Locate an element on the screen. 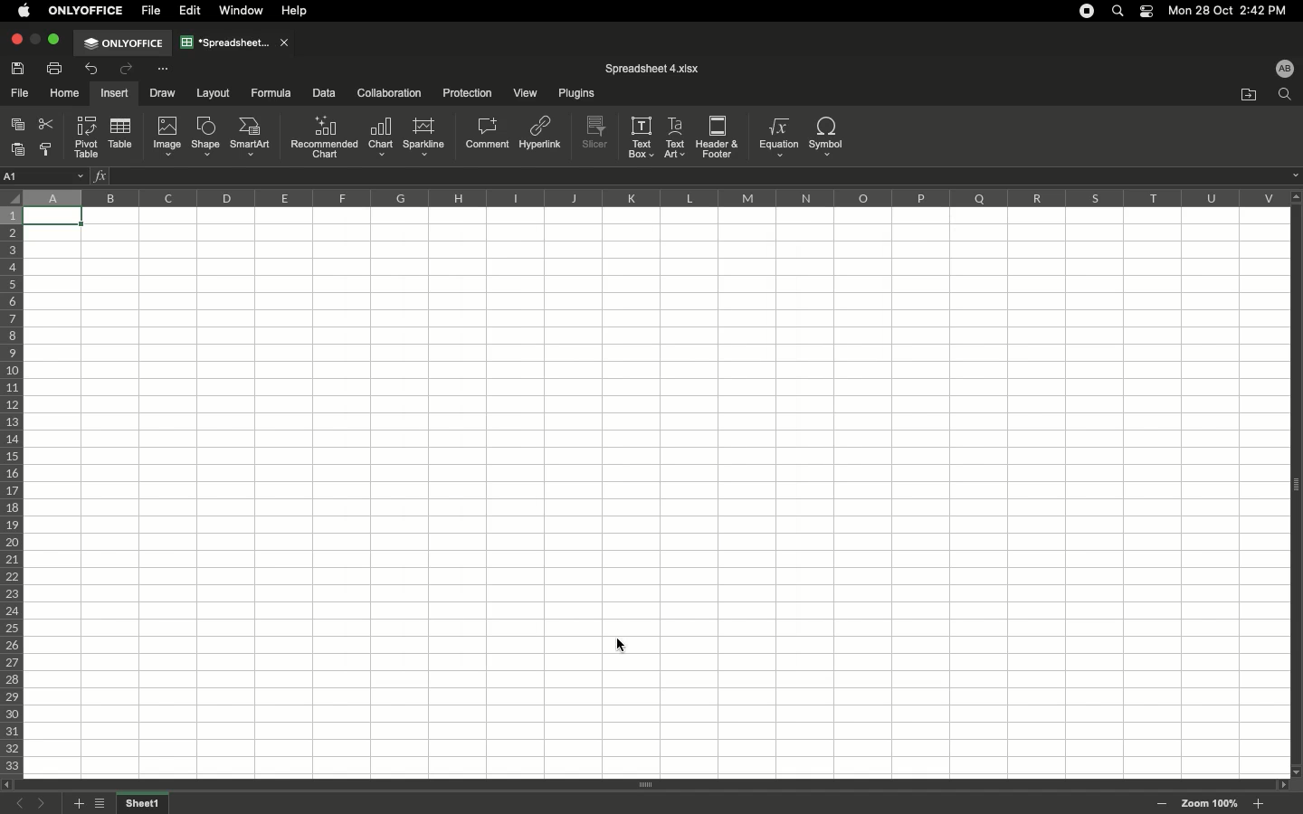  Zoom in is located at coordinates (1258, 804).